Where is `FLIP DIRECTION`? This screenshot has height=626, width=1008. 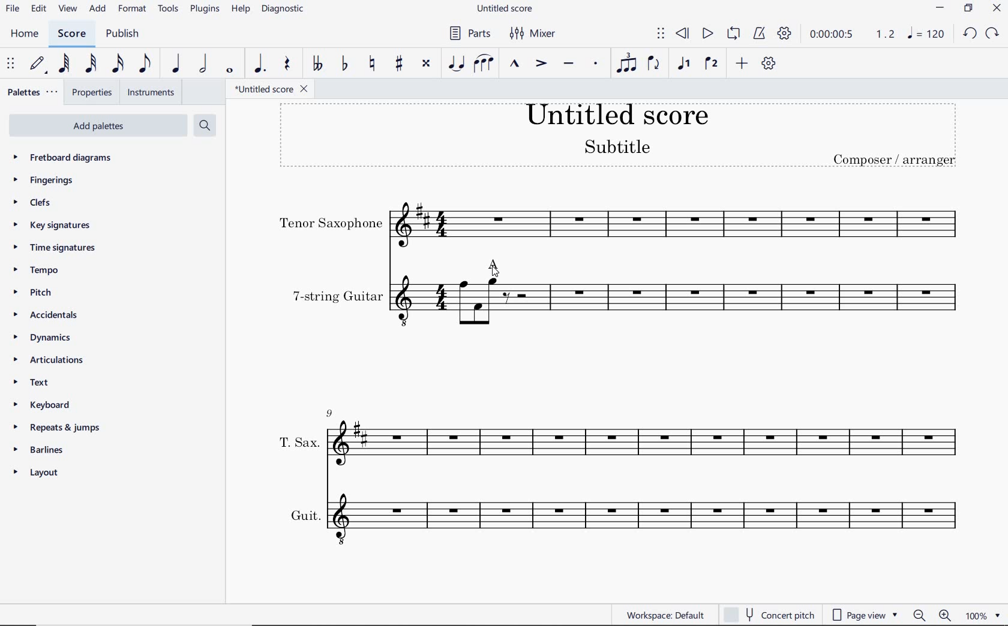 FLIP DIRECTION is located at coordinates (655, 64).